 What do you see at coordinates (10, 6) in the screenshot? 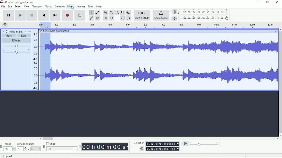
I see `Edit` at bounding box center [10, 6].